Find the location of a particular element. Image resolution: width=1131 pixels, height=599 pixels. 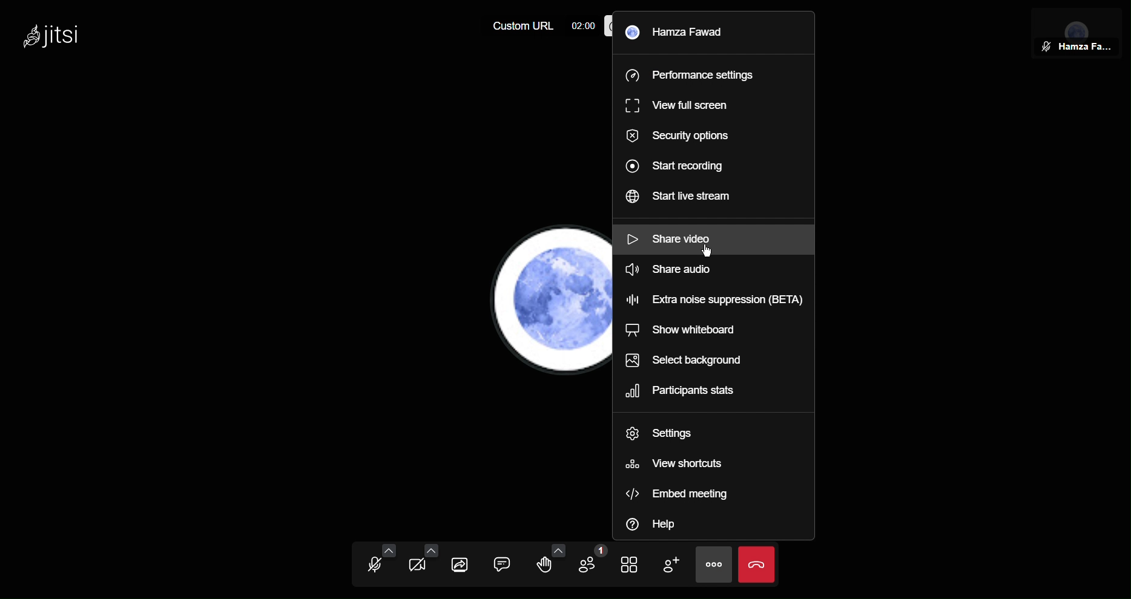

Embed meeting is located at coordinates (682, 491).